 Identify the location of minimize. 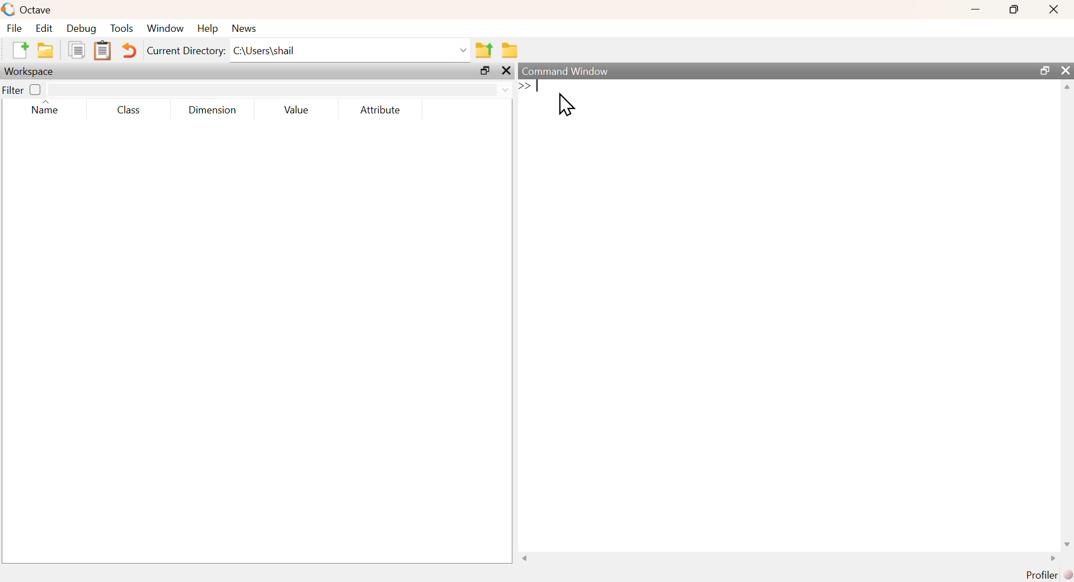
(976, 9).